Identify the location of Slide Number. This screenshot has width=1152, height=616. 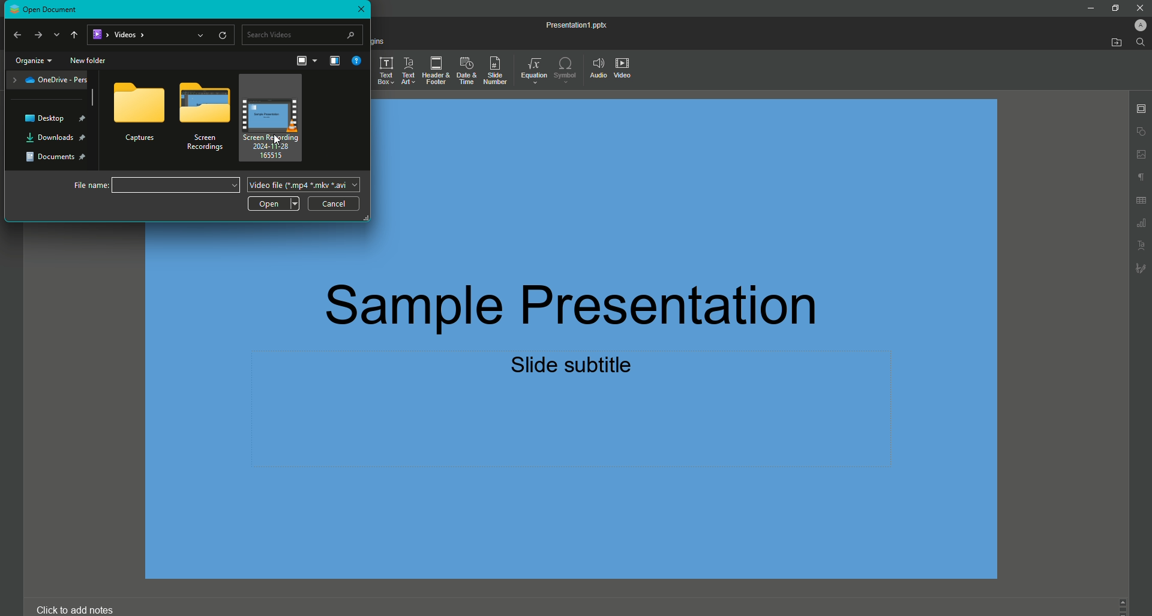
(494, 70).